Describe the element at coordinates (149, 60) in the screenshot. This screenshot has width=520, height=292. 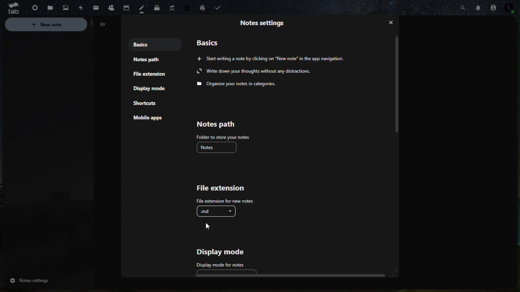
I see `notepad` at that location.